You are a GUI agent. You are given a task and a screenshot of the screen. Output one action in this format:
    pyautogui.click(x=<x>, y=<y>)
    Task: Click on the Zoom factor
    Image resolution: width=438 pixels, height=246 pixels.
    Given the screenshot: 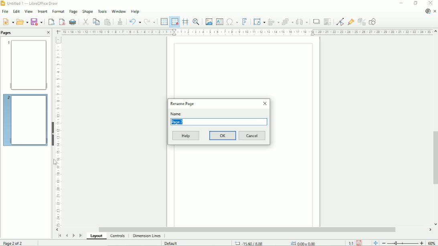 What is the action you would take?
    pyautogui.click(x=432, y=243)
    